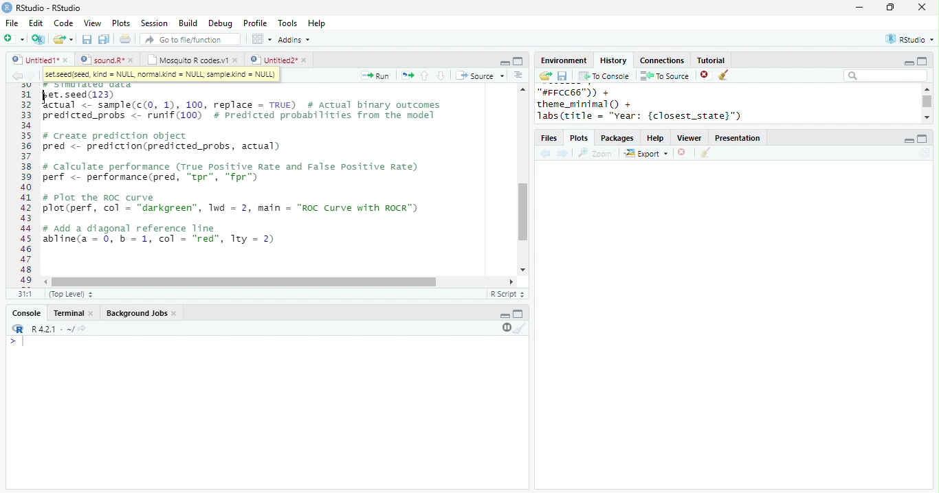  Describe the element at coordinates (294, 40) in the screenshot. I see `Addins` at that location.